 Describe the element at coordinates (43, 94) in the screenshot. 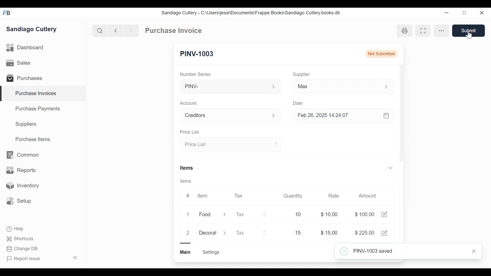

I see `Purchase Invoices` at that location.